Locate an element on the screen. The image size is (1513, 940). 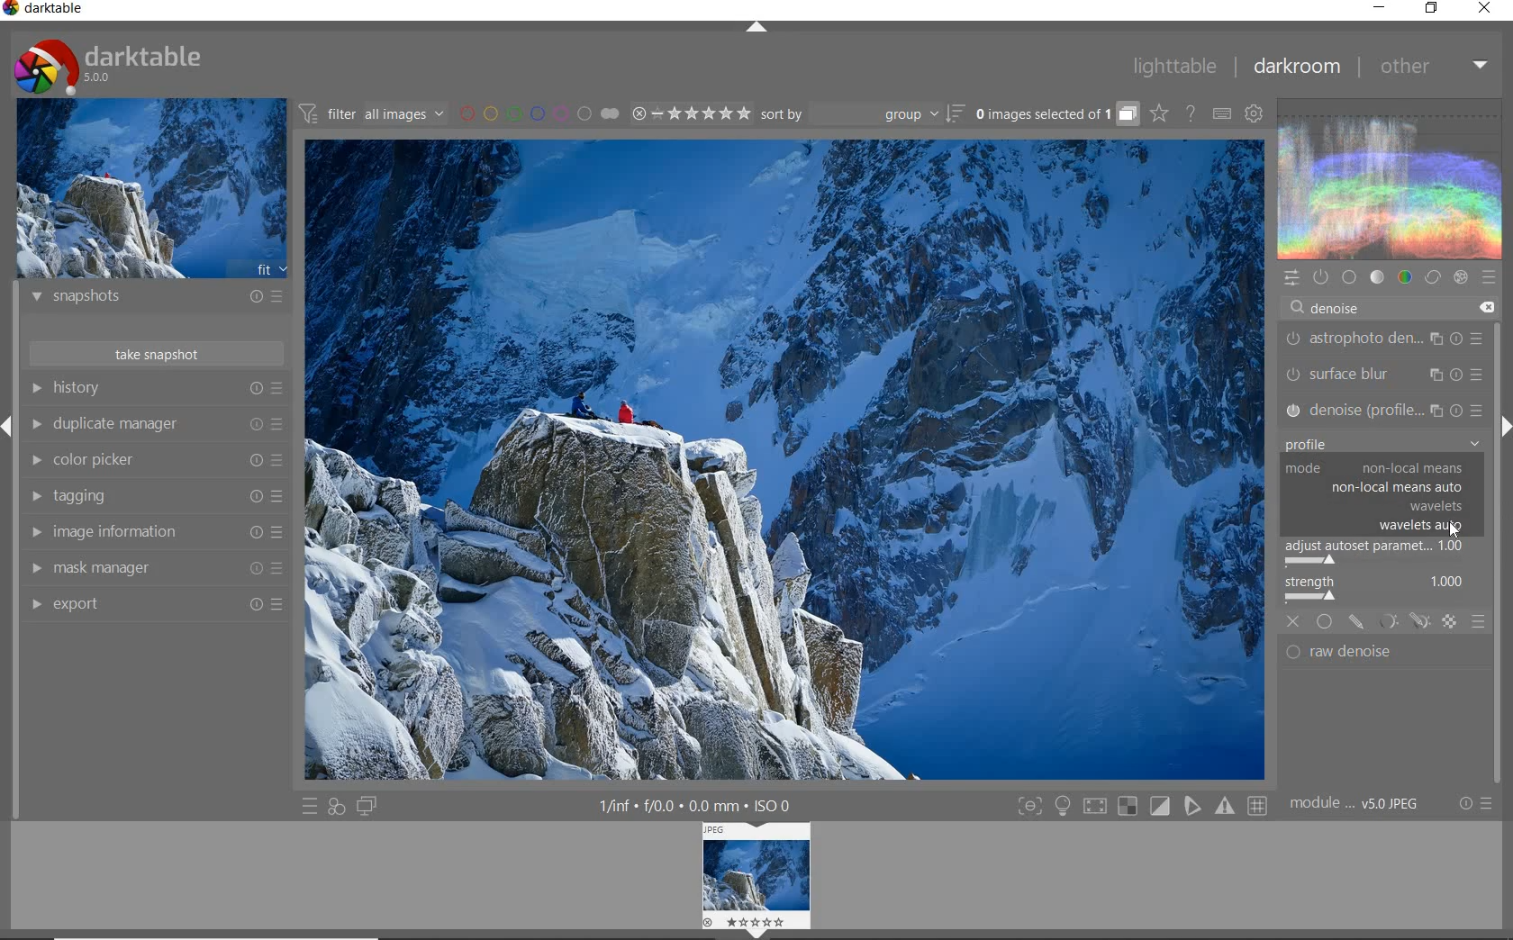
delete is located at coordinates (1485, 308).